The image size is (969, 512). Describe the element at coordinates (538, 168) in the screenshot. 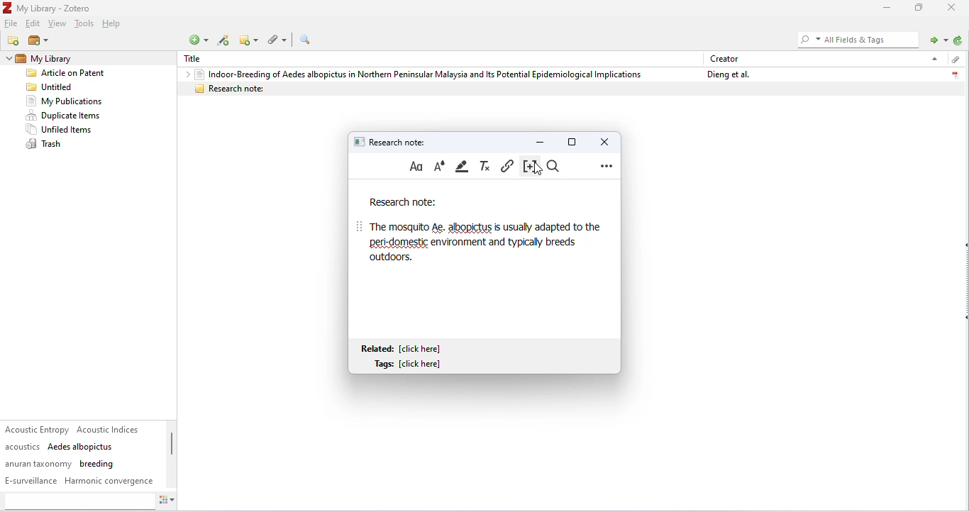

I see `cursor movement` at that location.